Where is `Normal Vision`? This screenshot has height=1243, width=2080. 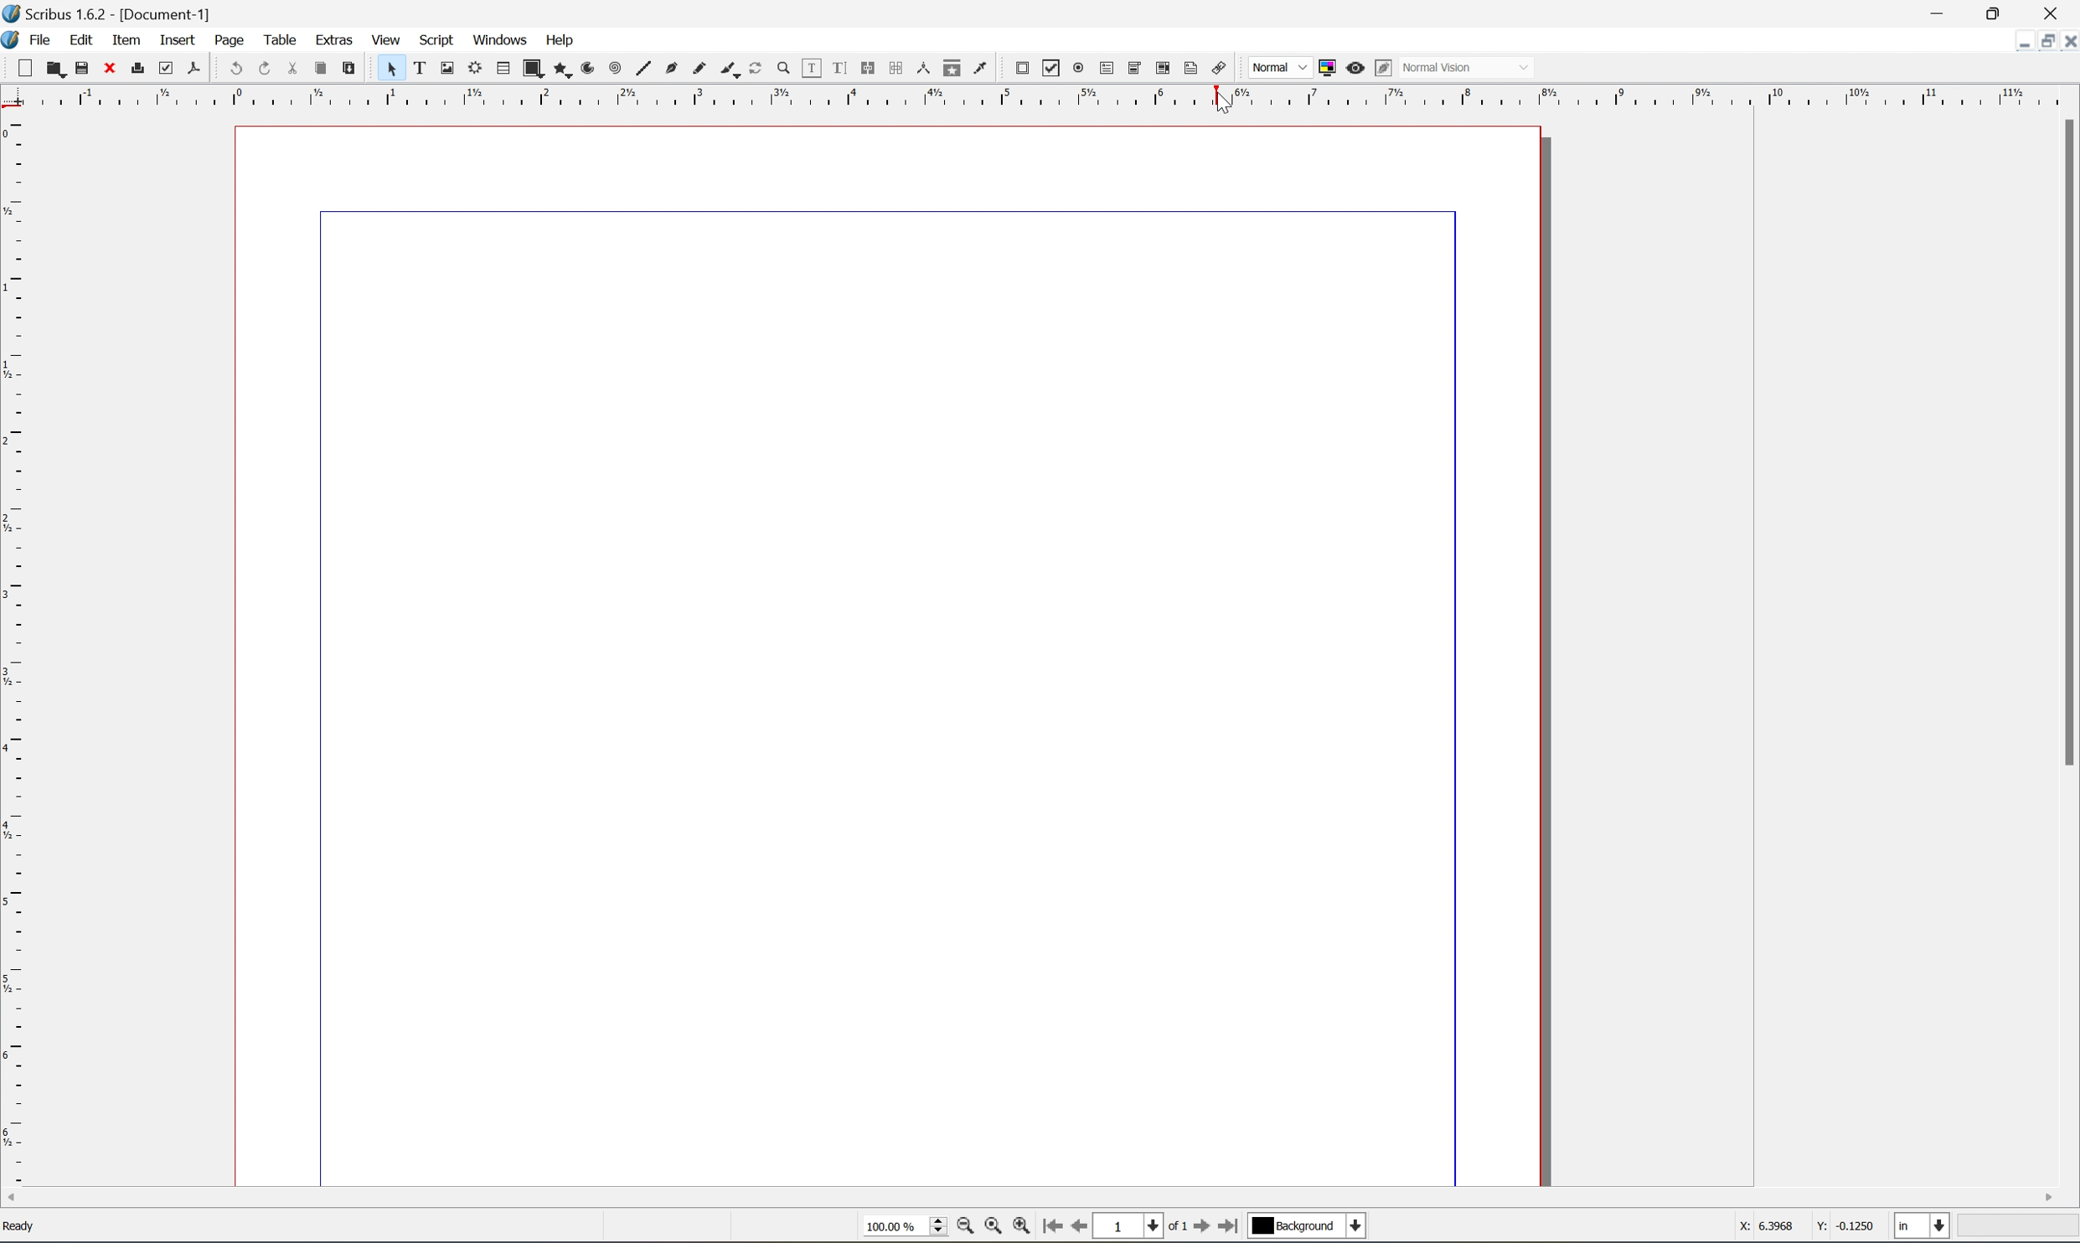 Normal Vision is located at coordinates (1450, 68).